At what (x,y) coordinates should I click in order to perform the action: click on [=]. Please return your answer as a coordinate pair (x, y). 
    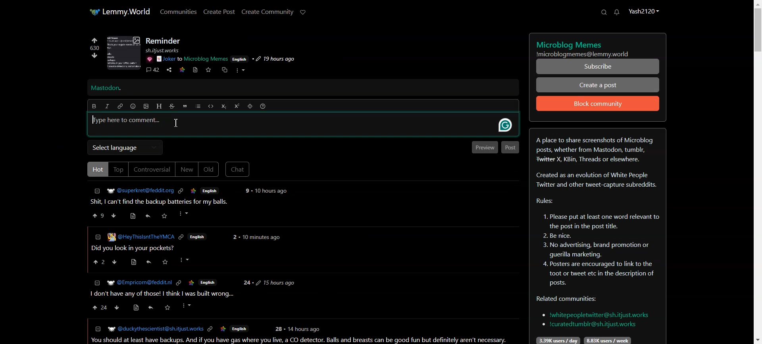
    Looking at the image, I should click on (97, 329).